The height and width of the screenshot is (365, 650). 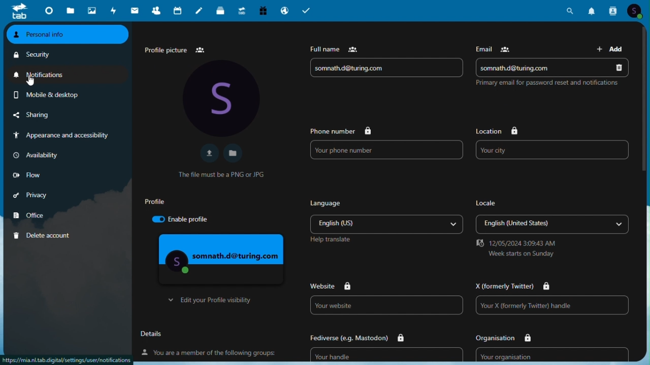 I want to click on Phone number, so click(x=386, y=133).